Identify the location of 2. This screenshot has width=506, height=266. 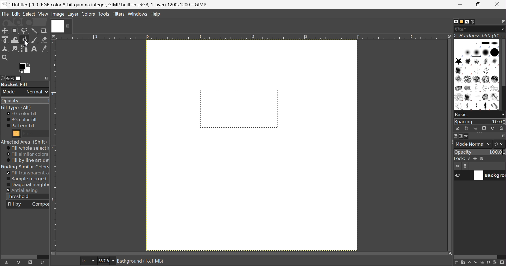
(54, 147).